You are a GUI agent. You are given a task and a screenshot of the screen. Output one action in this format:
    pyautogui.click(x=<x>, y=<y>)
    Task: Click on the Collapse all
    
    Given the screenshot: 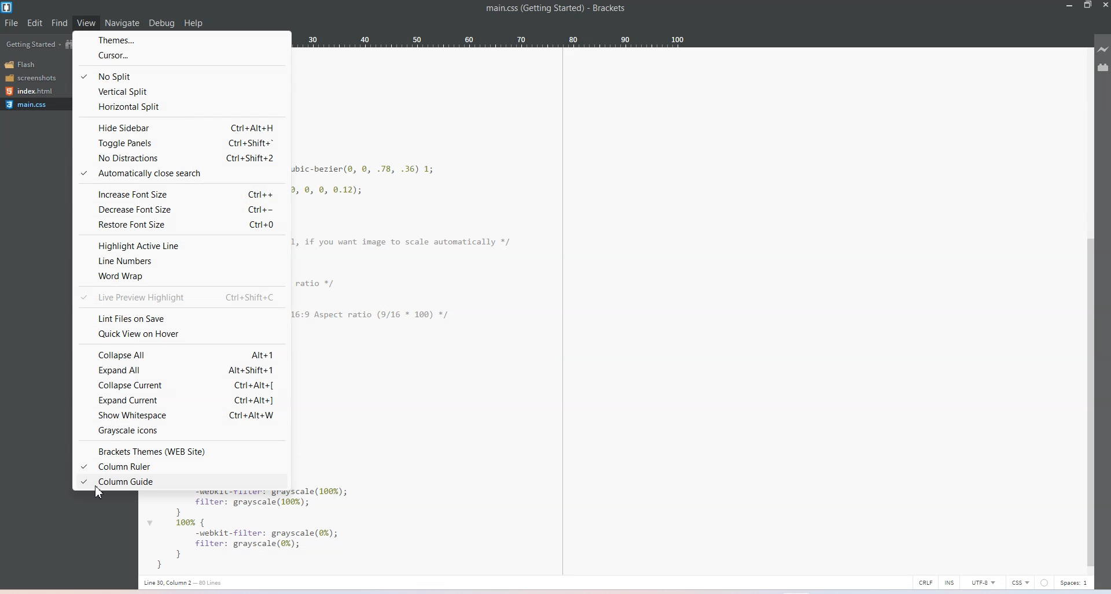 What is the action you would take?
    pyautogui.click(x=180, y=353)
    